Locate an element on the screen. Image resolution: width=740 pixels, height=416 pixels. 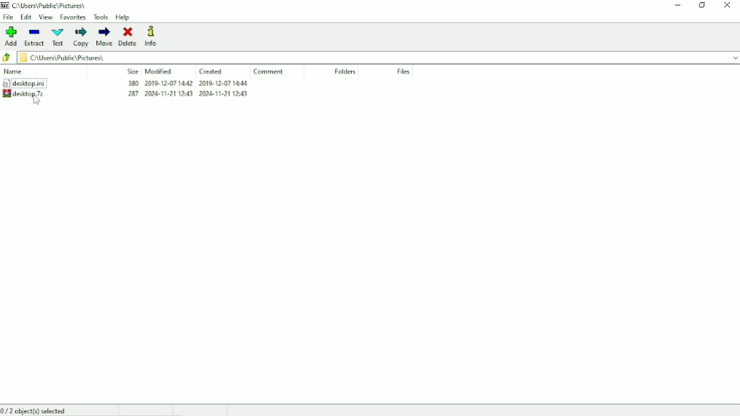
Minimize is located at coordinates (680, 5).